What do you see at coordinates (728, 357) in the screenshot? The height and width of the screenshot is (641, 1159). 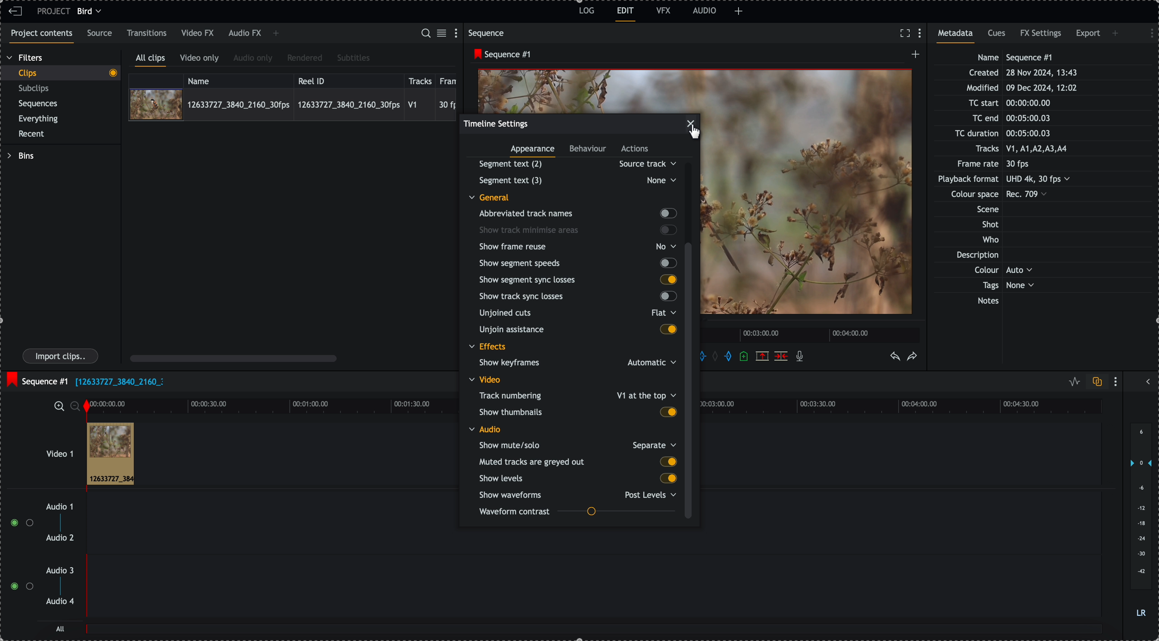 I see `add 'out' mark` at bounding box center [728, 357].